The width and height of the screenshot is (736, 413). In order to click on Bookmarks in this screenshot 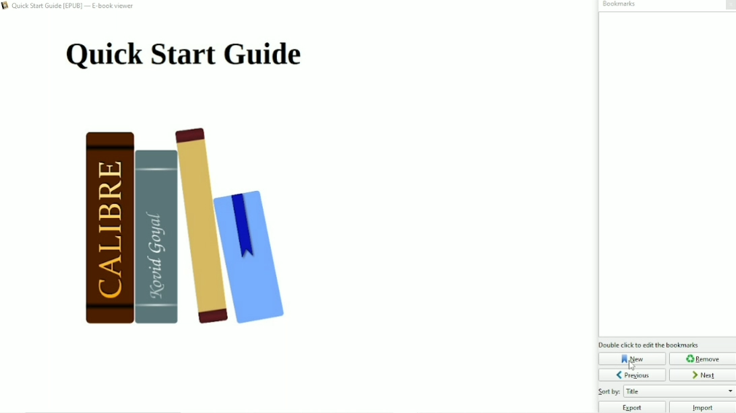, I will do `click(618, 5)`.